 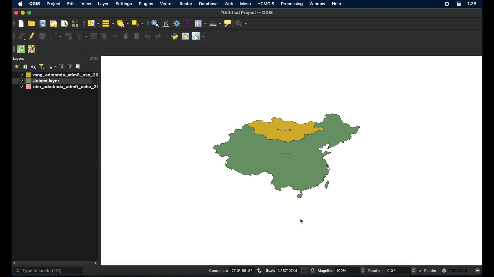 I want to click on window, so click(x=317, y=4).